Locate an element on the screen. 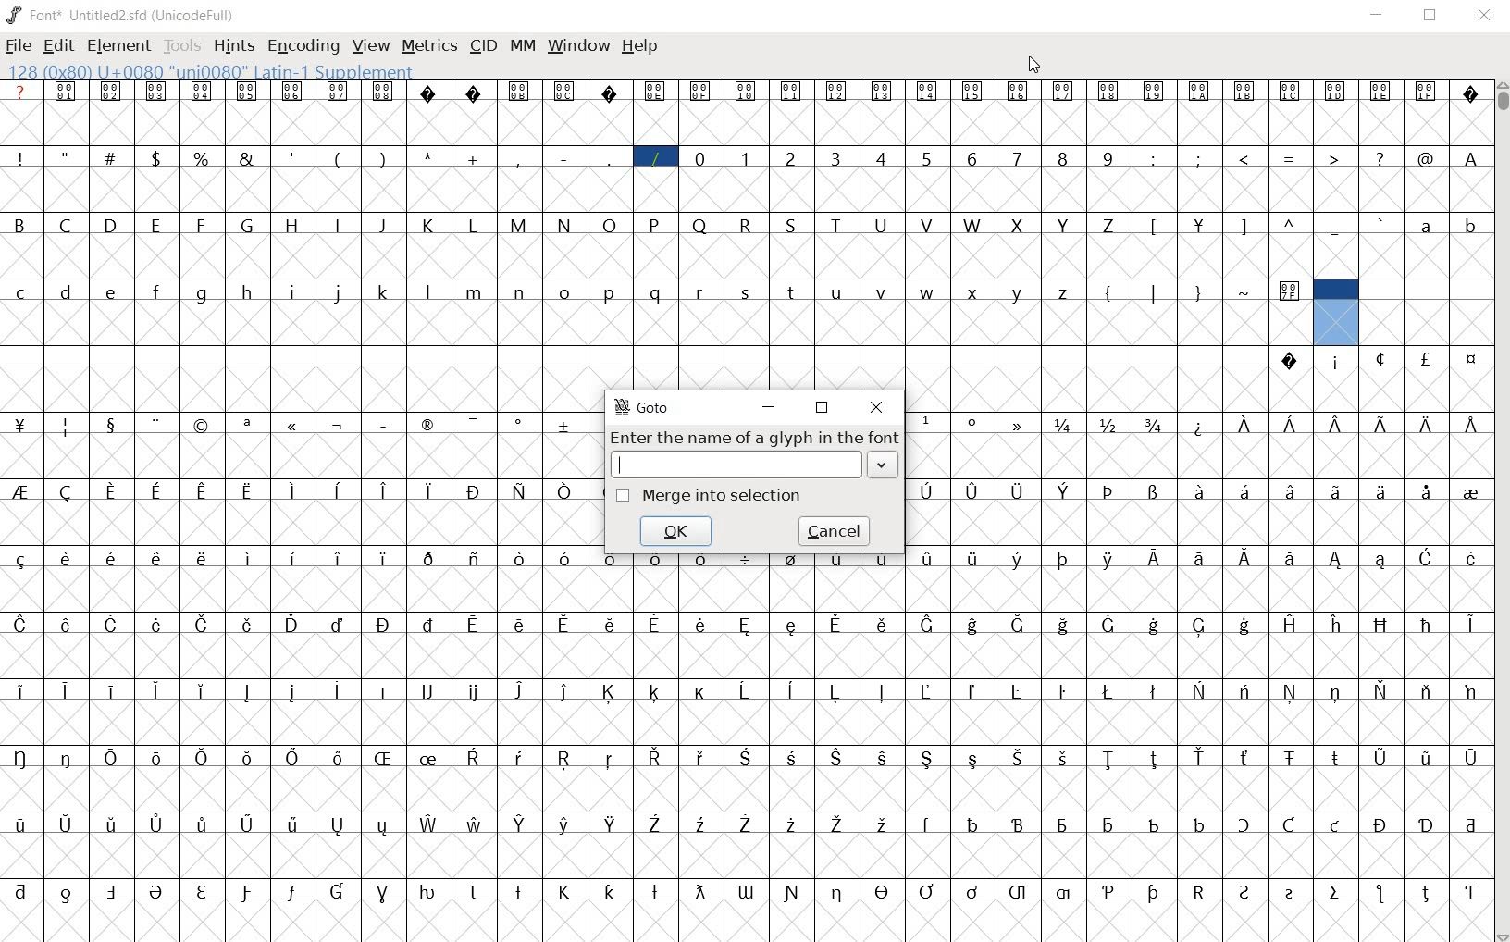  Symbol is located at coordinates (611, 556).